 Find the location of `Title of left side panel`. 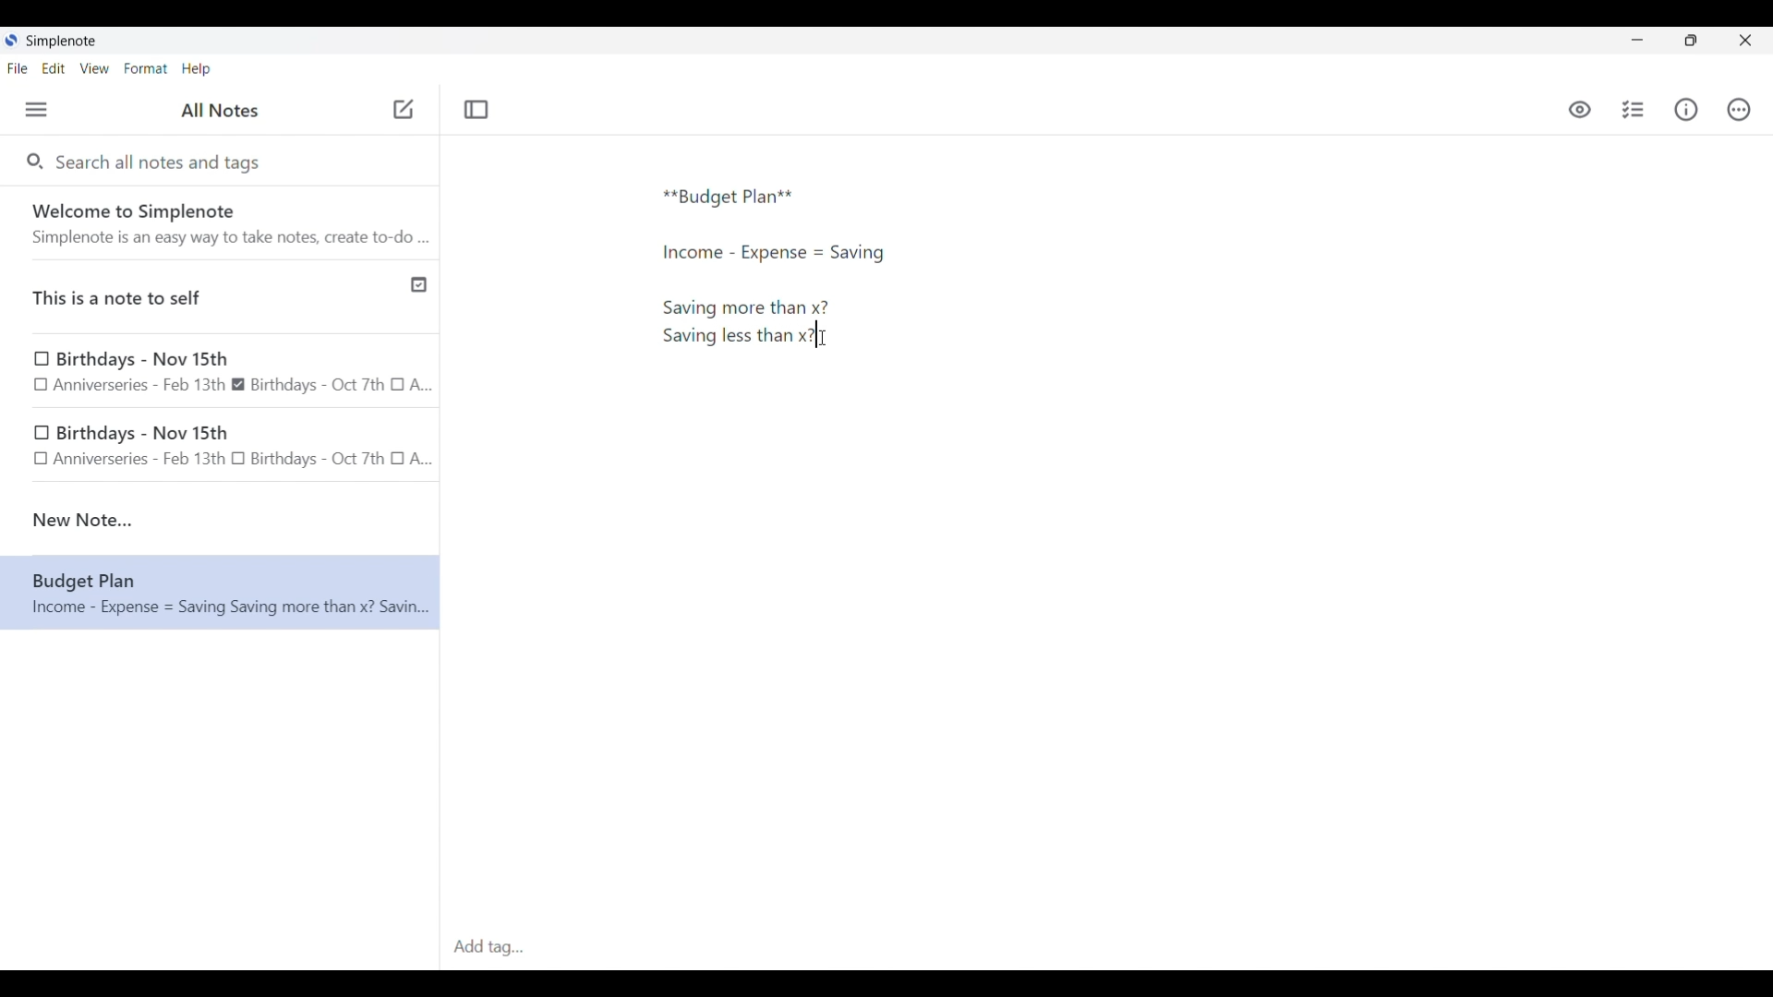

Title of left side panel is located at coordinates (220, 111).